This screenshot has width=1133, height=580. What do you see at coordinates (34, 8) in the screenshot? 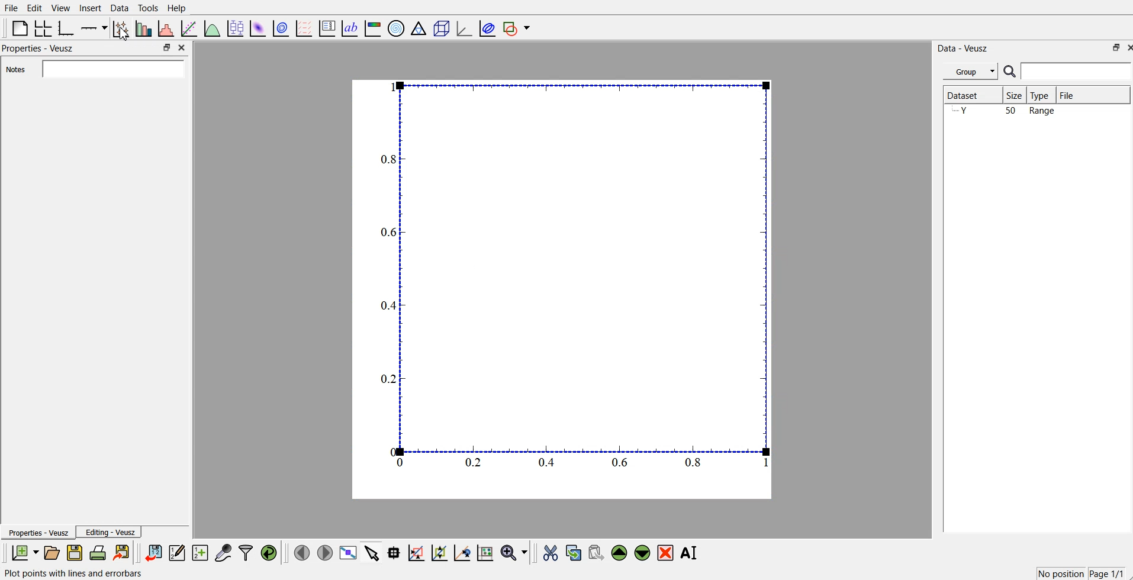
I see `Edit` at bounding box center [34, 8].